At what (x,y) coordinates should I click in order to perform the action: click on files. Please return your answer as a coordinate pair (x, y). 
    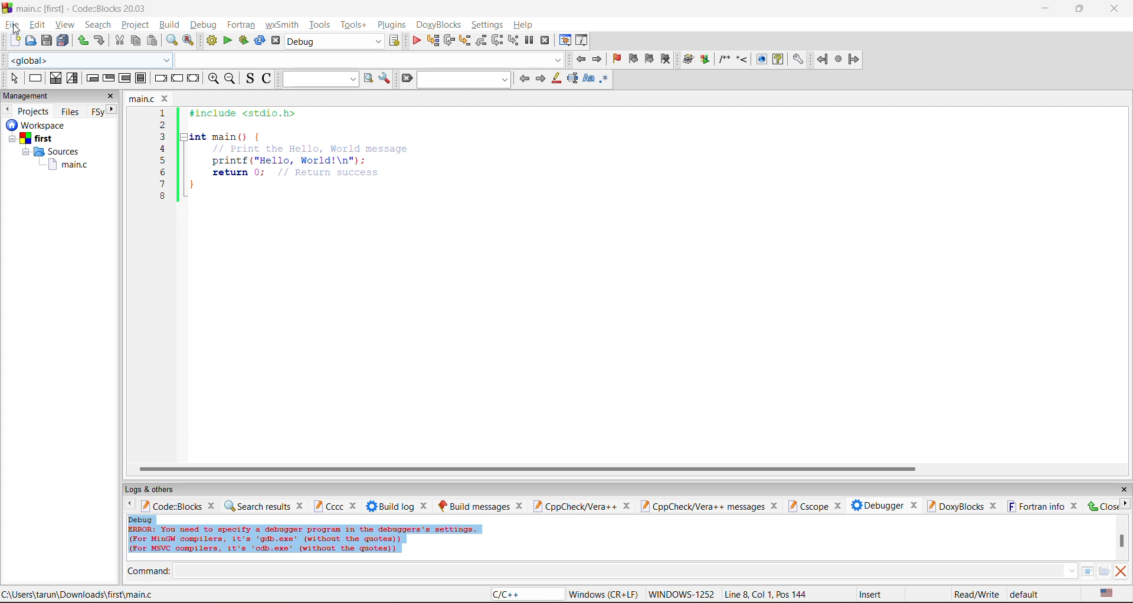
    Looking at the image, I should click on (70, 111).